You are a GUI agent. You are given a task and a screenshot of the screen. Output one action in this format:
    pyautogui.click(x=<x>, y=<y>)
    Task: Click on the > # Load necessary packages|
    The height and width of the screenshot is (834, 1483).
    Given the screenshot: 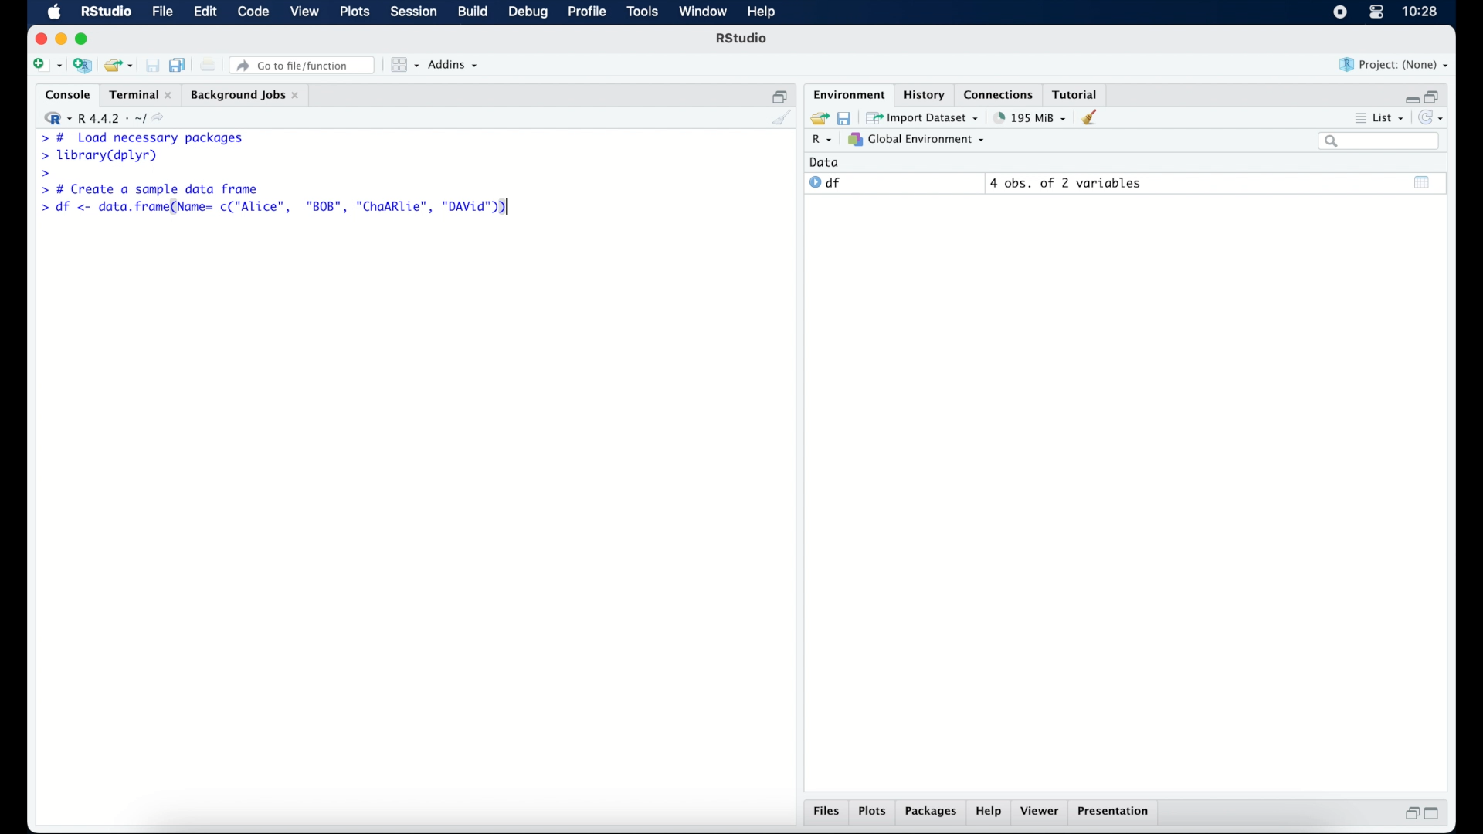 What is the action you would take?
    pyautogui.click(x=141, y=137)
    